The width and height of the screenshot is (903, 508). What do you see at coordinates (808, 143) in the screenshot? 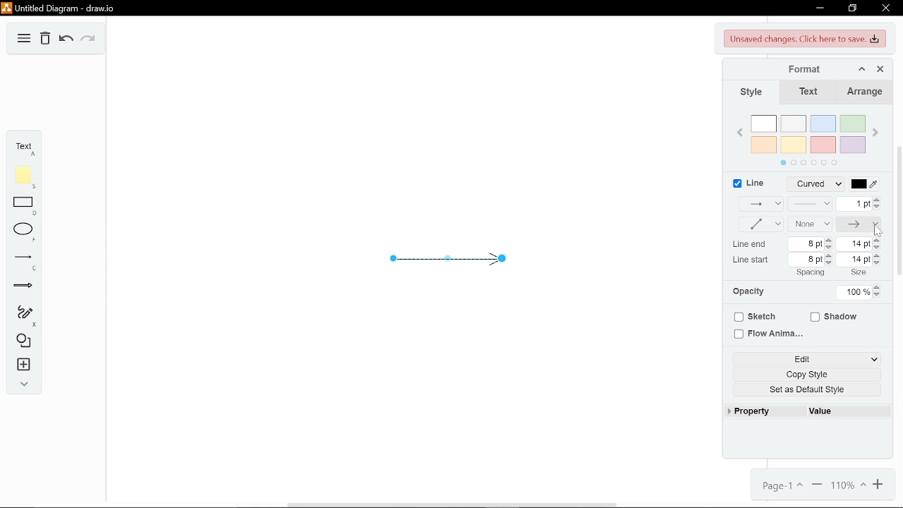
I see `Colors Pallet` at bounding box center [808, 143].